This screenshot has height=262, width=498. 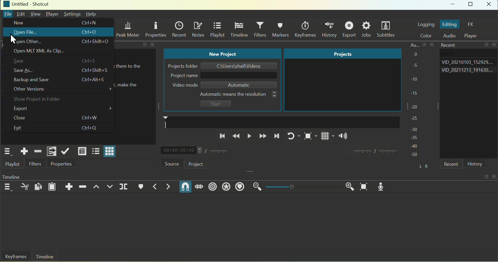 What do you see at coordinates (307, 29) in the screenshot?
I see `Keyframes` at bounding box center [307, 29].